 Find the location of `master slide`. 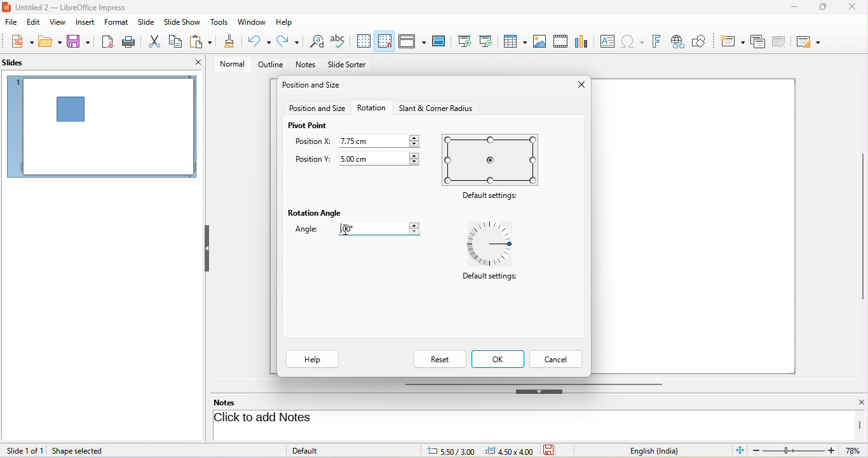

master slide is located at coordinates (442, 41).